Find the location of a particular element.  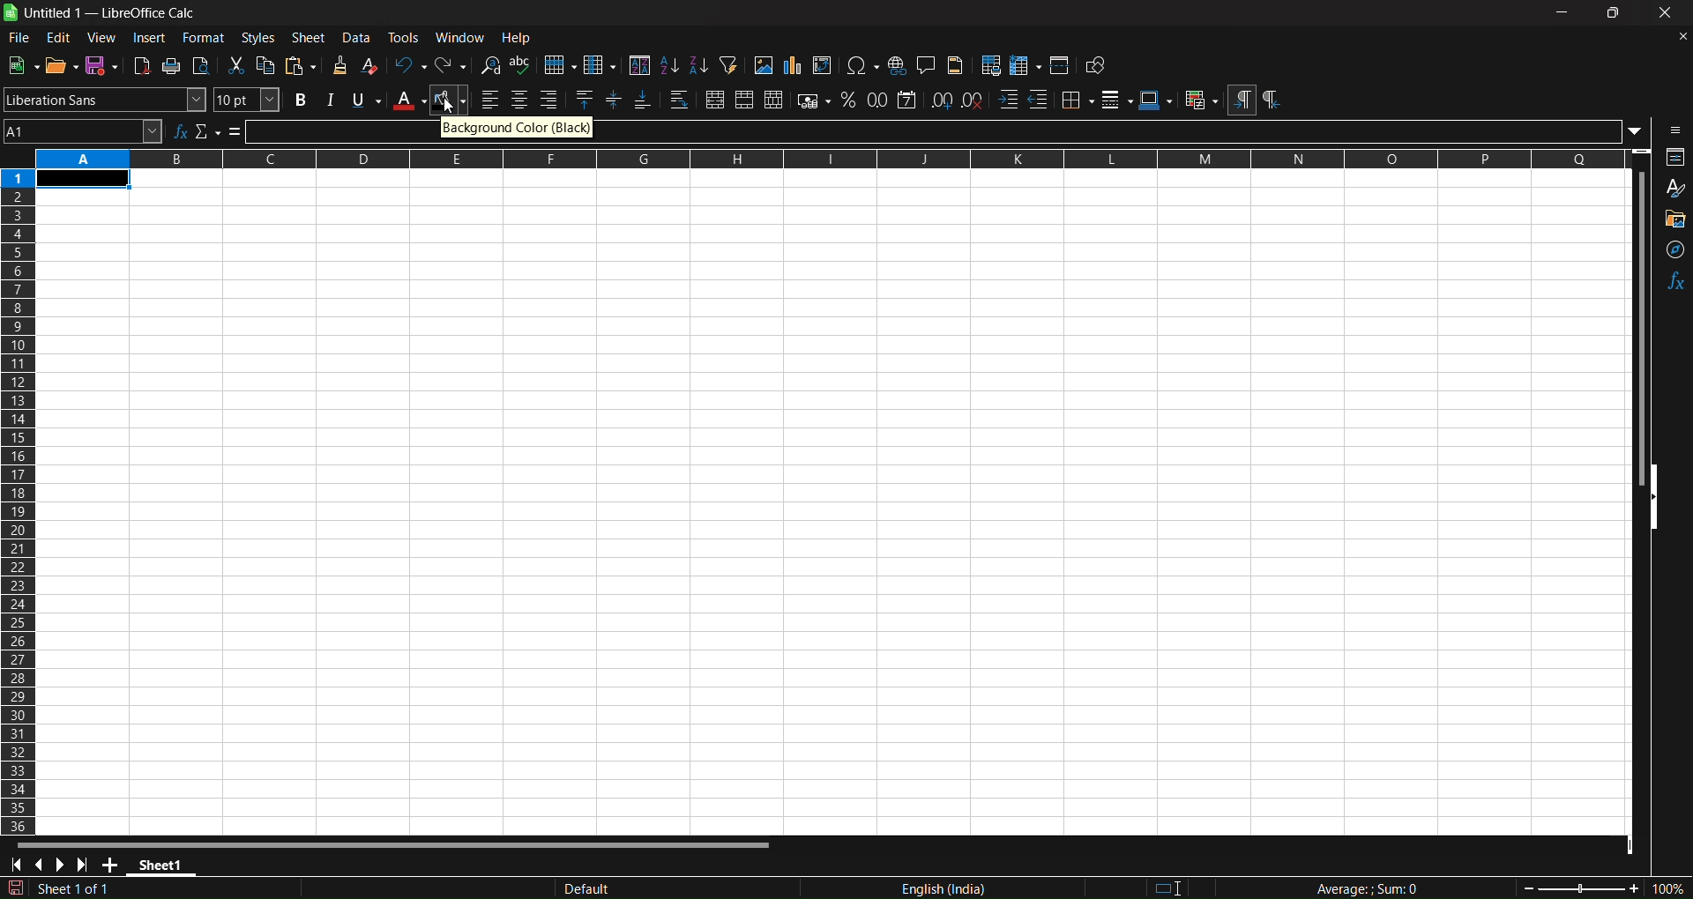

formula is located at coordinates (235, 132).